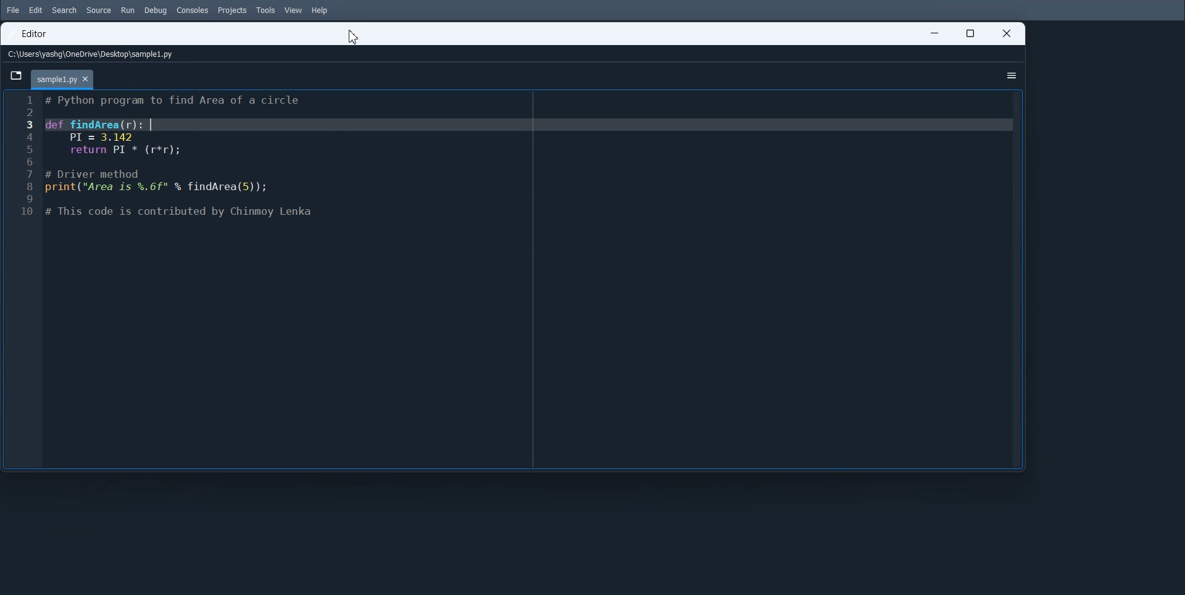  Describe the element at coordinates (1004, 35) in the screenshot. I see `Close` at that location.